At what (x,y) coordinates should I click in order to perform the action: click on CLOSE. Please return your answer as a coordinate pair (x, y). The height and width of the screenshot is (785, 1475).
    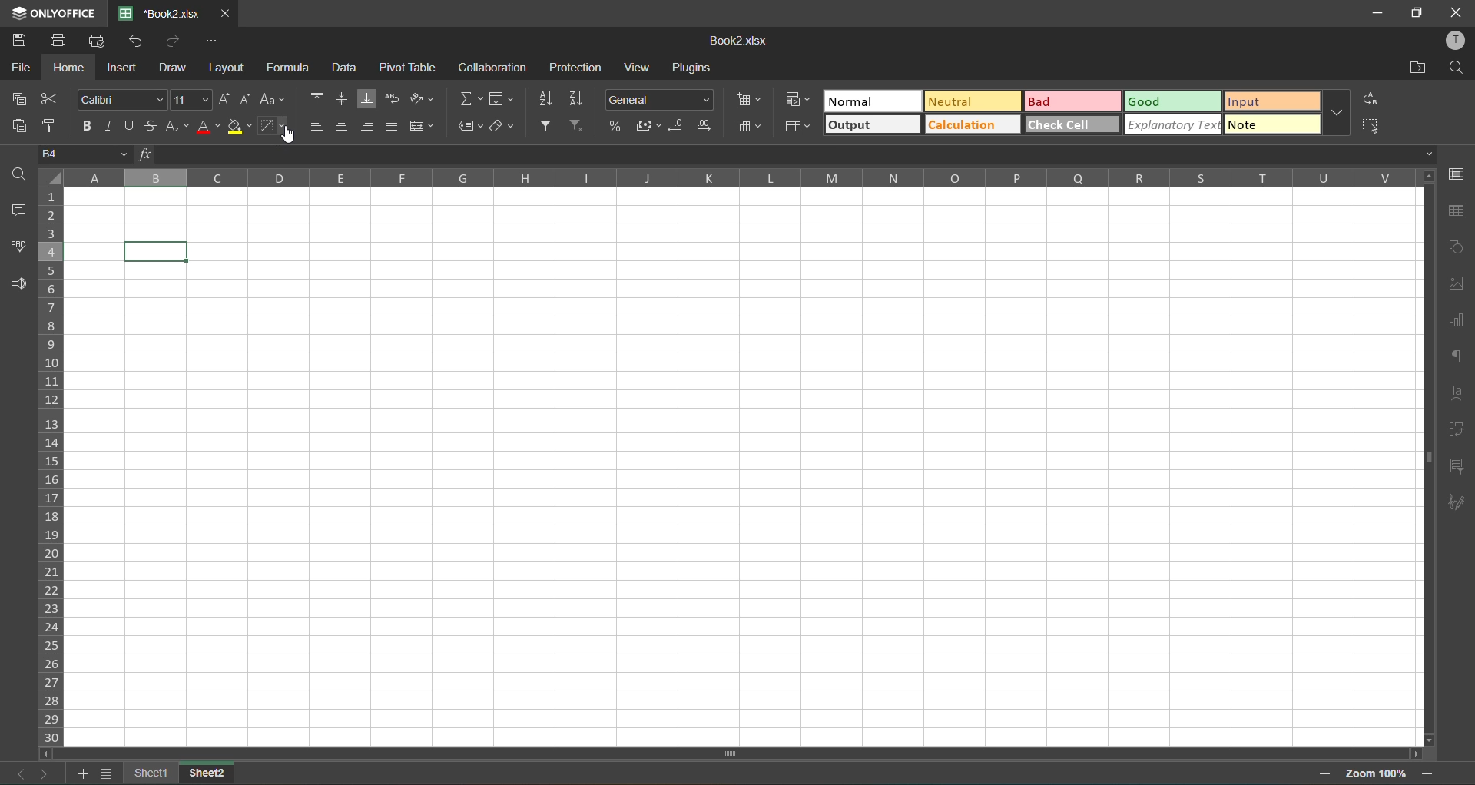
    Looking at the image, I should click on (1454, 14).